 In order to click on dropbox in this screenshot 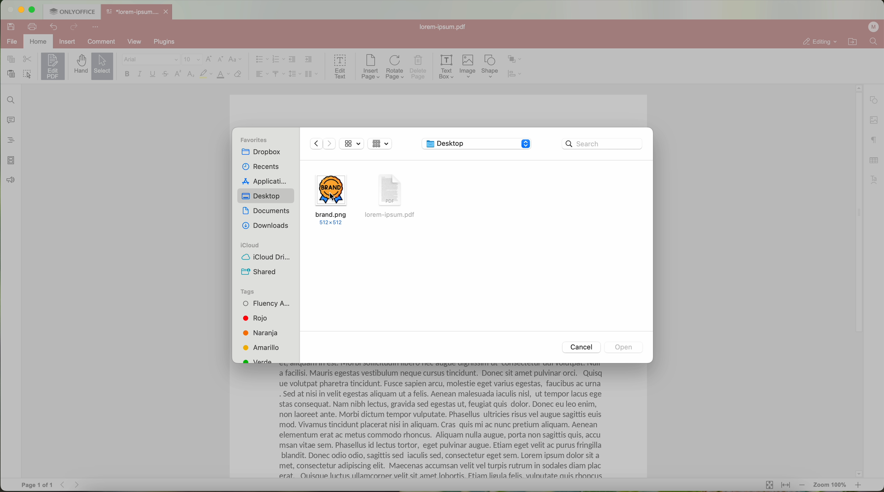, I will do `click(261, 152)`.